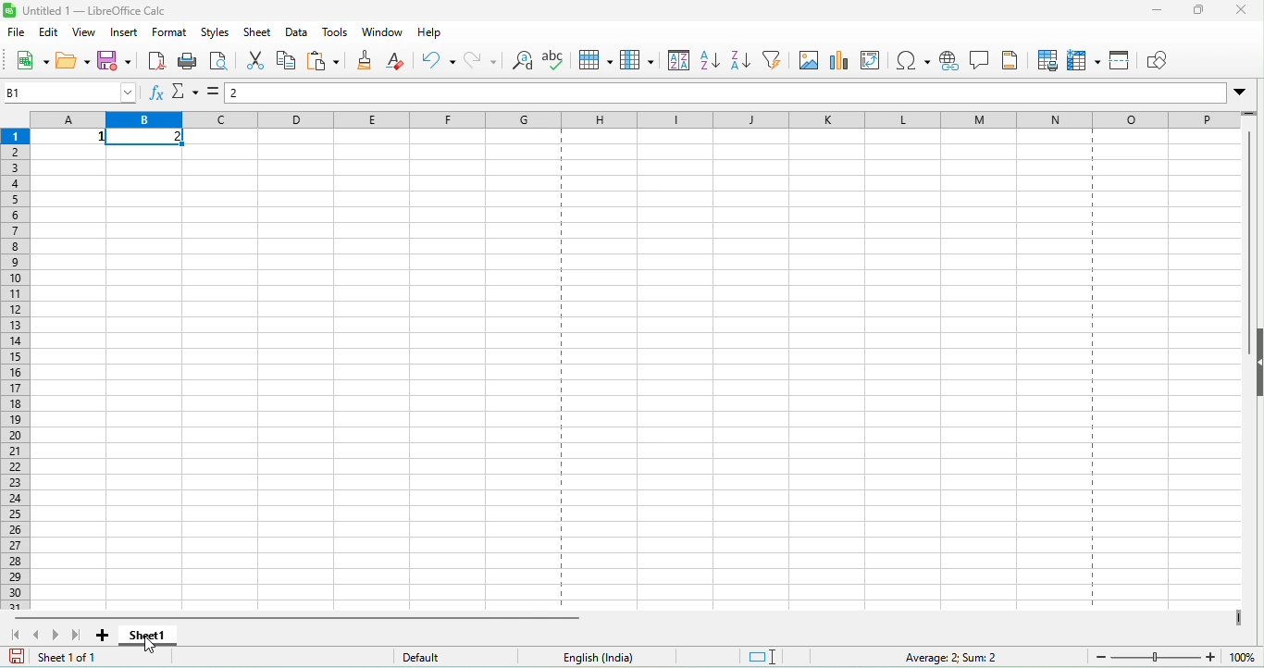 This screenshot has height=668, width=1264. What do you see at coordinates (14, 634) in the screenshot?
I see `scroll to first sheet` at bounding box center [14, 634].